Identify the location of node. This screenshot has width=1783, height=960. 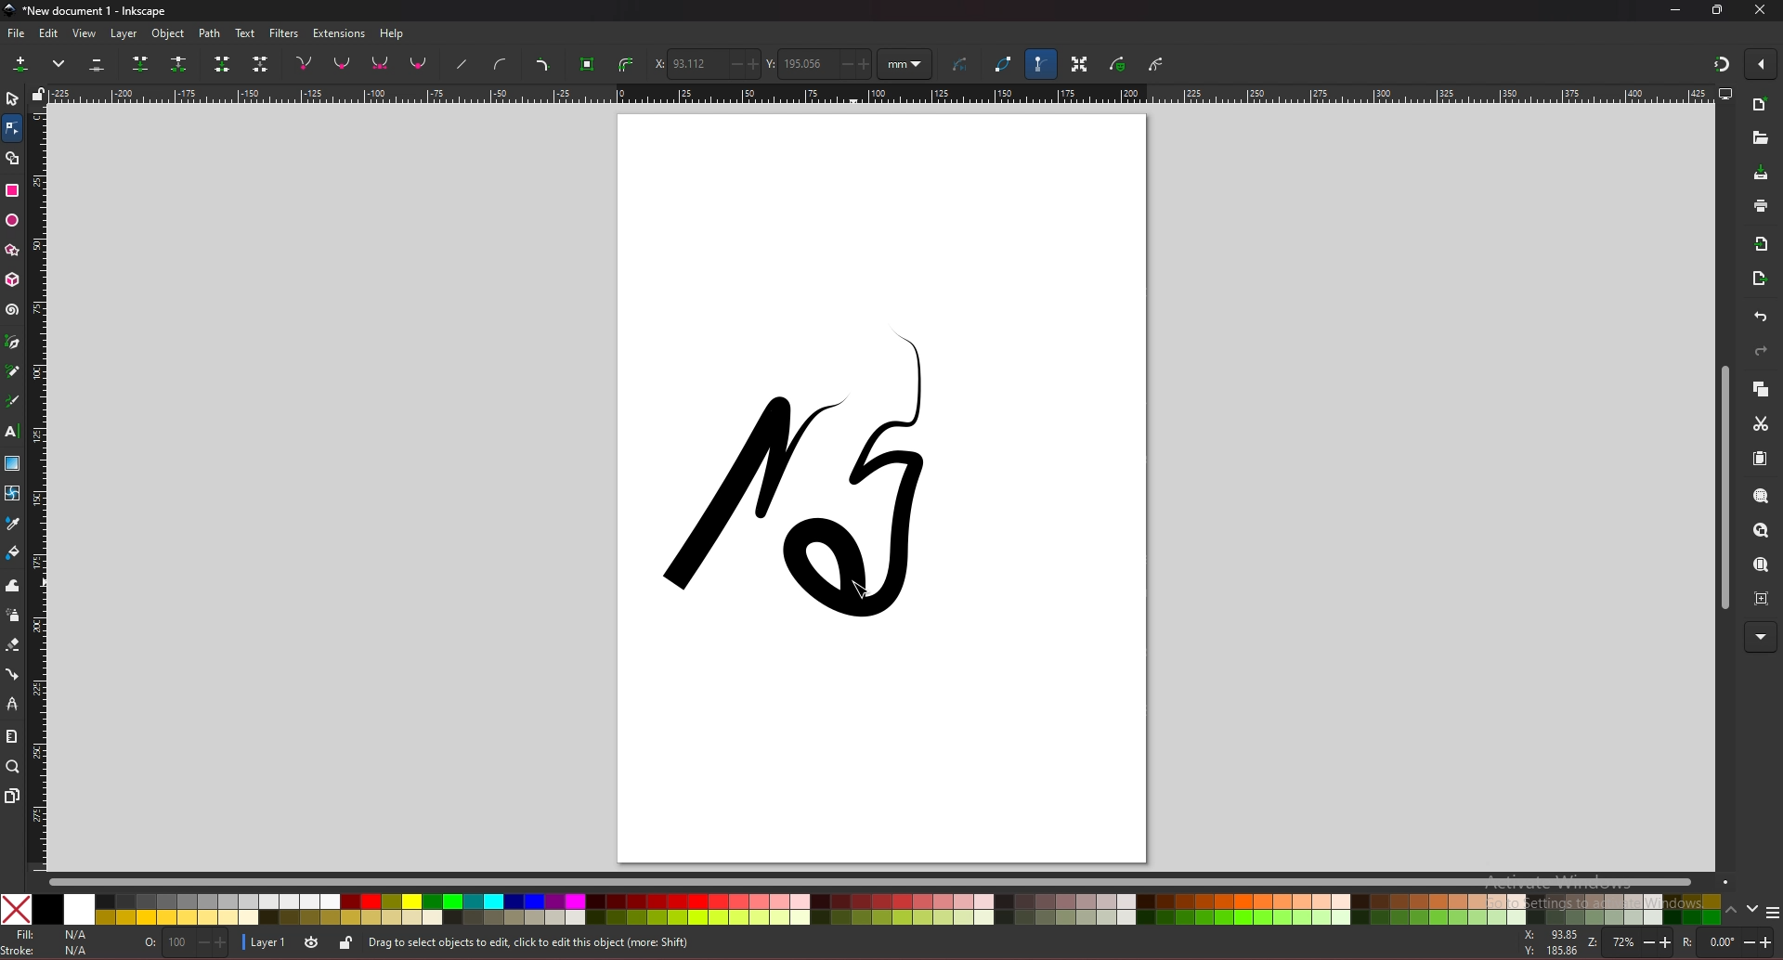
(11, 127).